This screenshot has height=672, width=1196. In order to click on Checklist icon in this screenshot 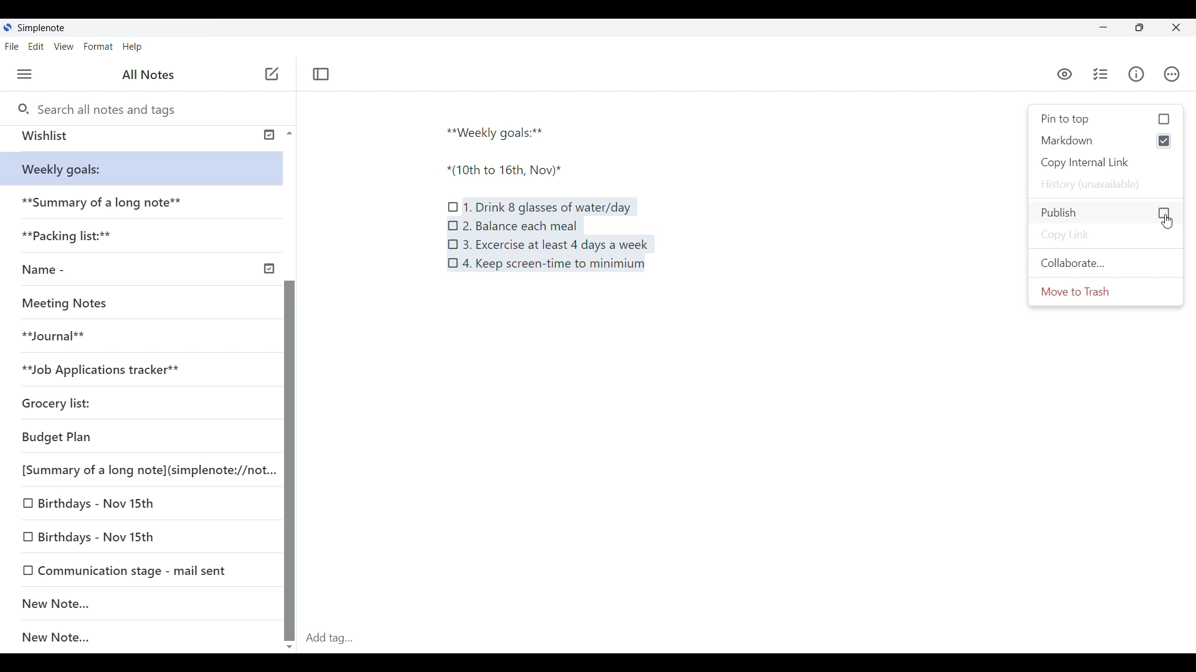, I will do `click(453, 203)`.